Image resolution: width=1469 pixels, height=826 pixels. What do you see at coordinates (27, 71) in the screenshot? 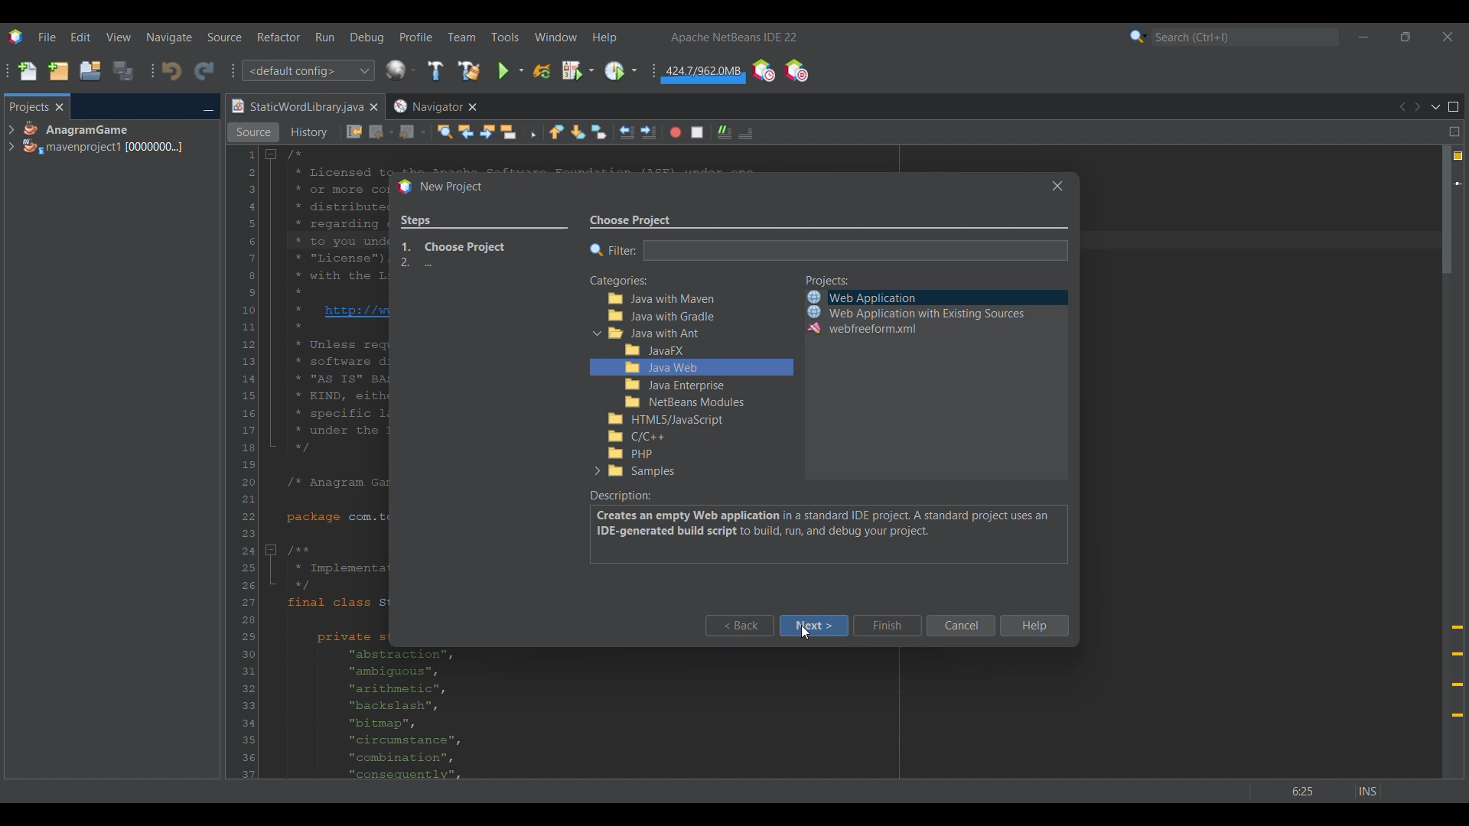
I see `New file` at bounding box center [27, 71].